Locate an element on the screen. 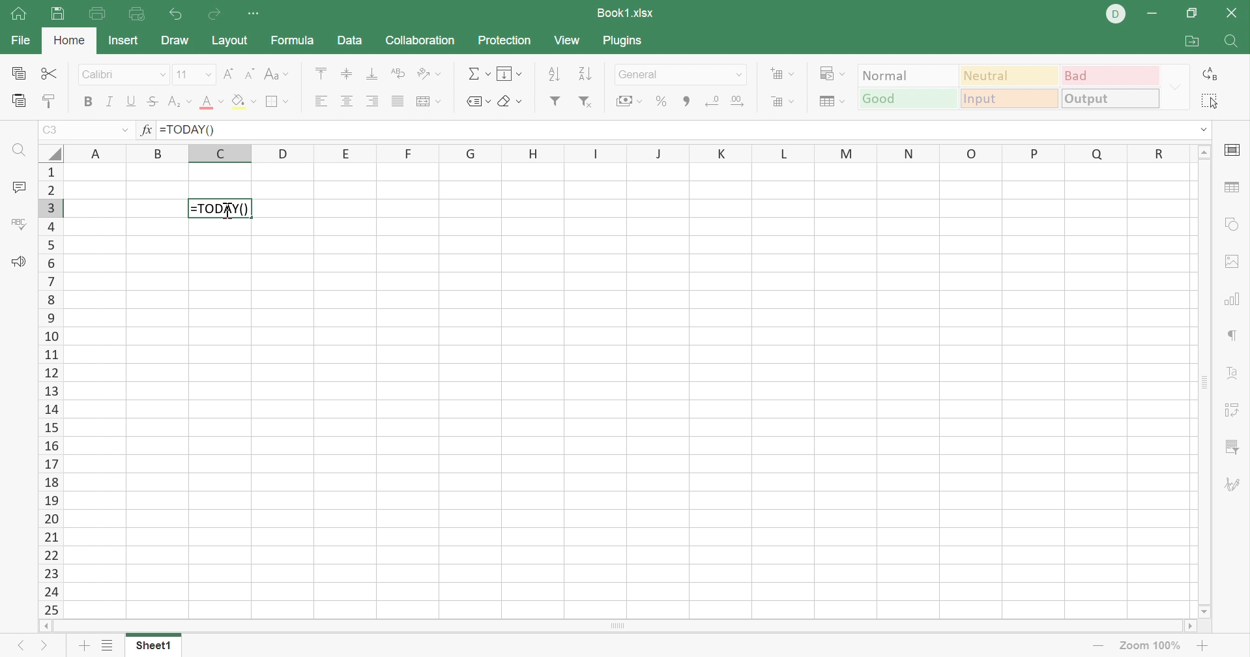 Image resolution: width=1250 pixels, height=657 pixels. Insert cells is located at coordinates (780, 73).